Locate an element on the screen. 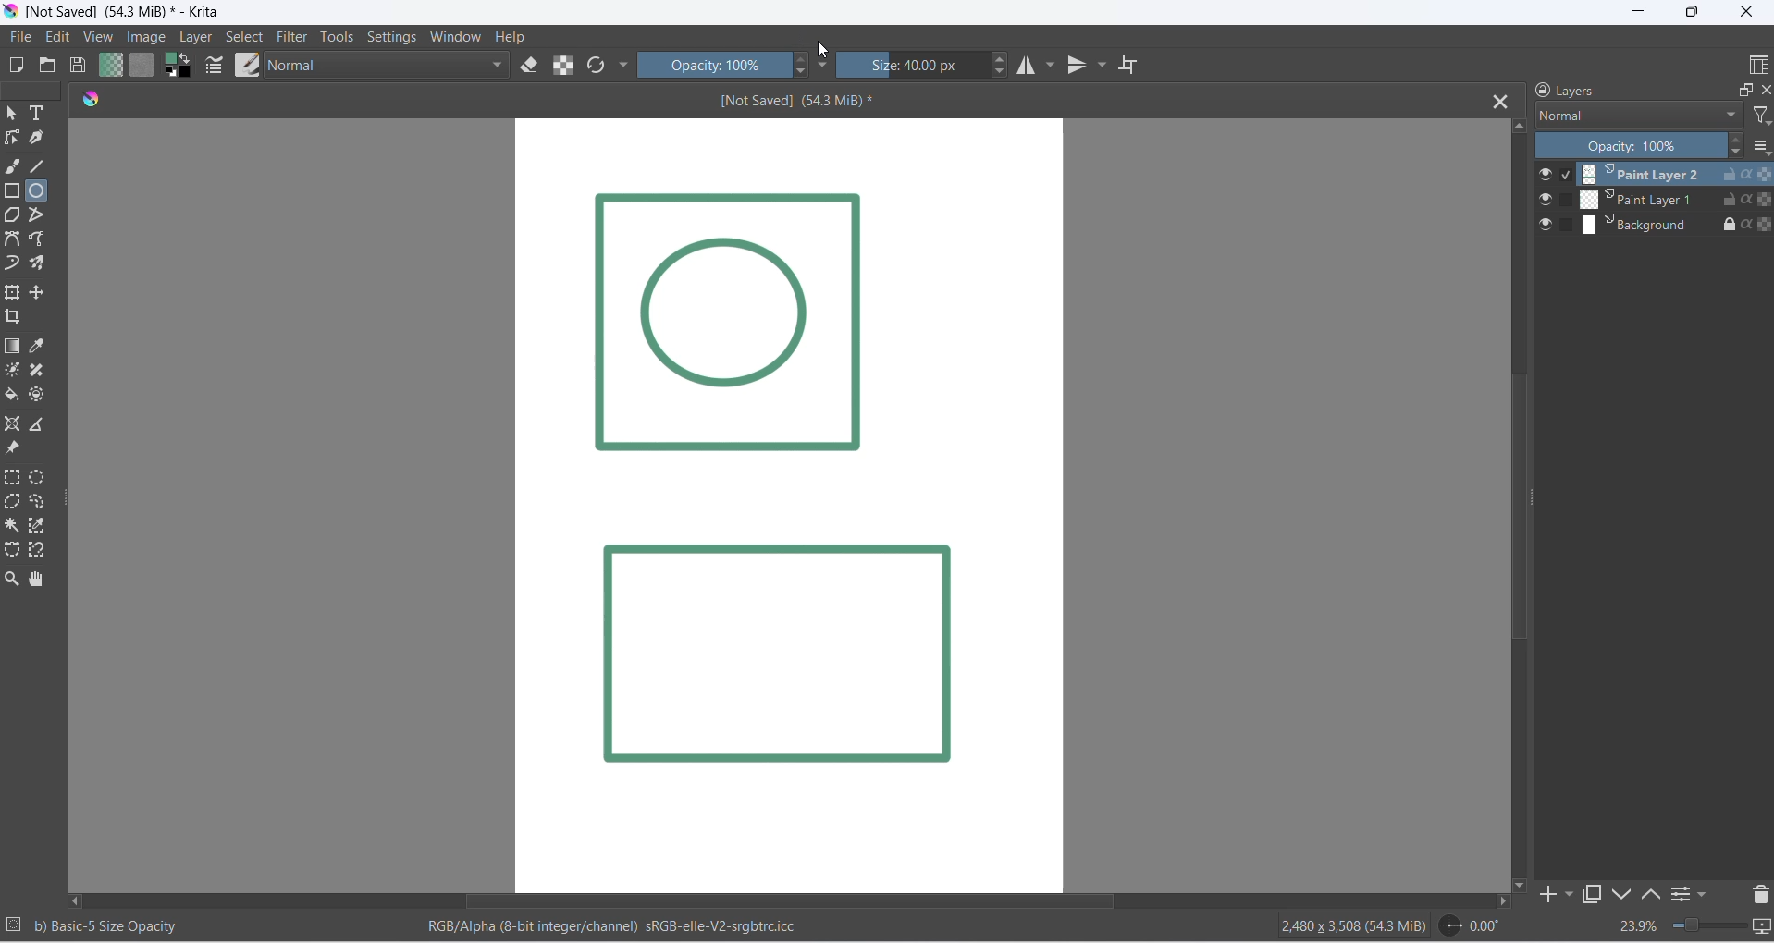  select is located at coordinates (249, 39).